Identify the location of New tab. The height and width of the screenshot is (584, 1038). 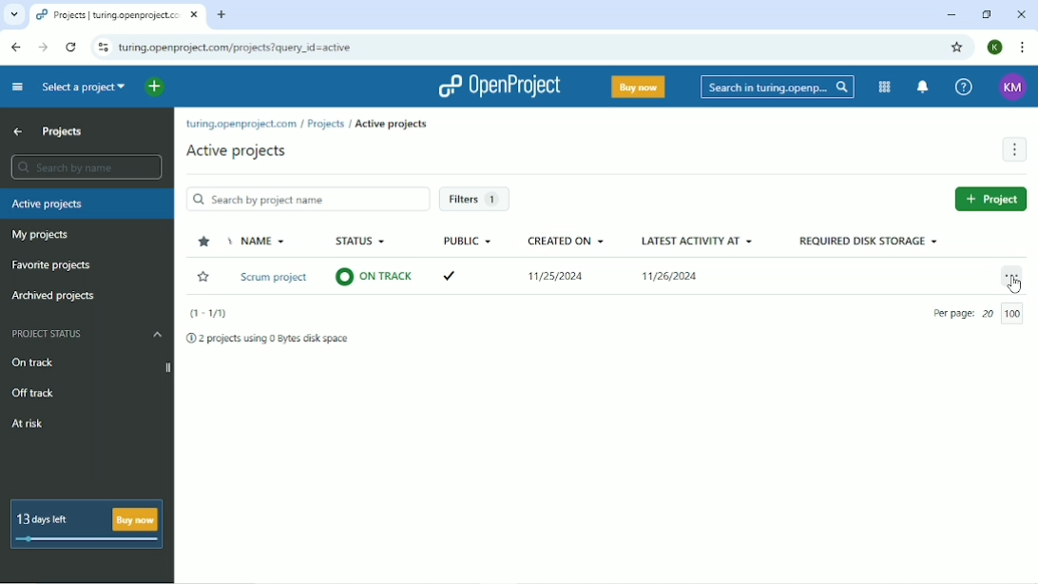
(221, 14).